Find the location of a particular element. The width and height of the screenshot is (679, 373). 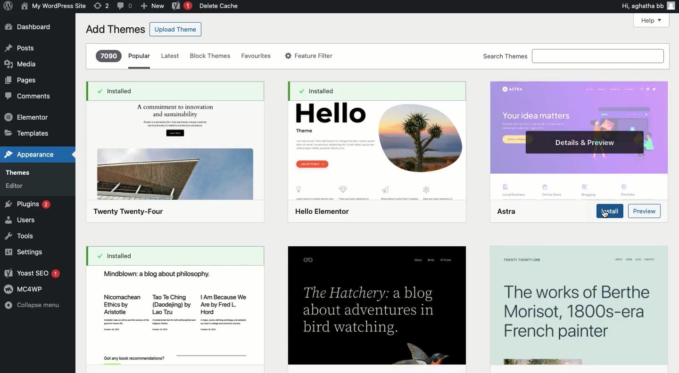

Users is located at coordinates (21, 221).